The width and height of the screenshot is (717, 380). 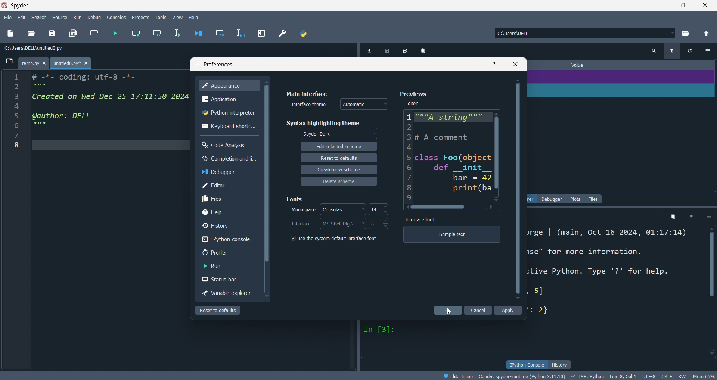 What do you see at coordinates (692, 216) in the screenshot?
I see `exit kernel` at bounding box center [692, 216].